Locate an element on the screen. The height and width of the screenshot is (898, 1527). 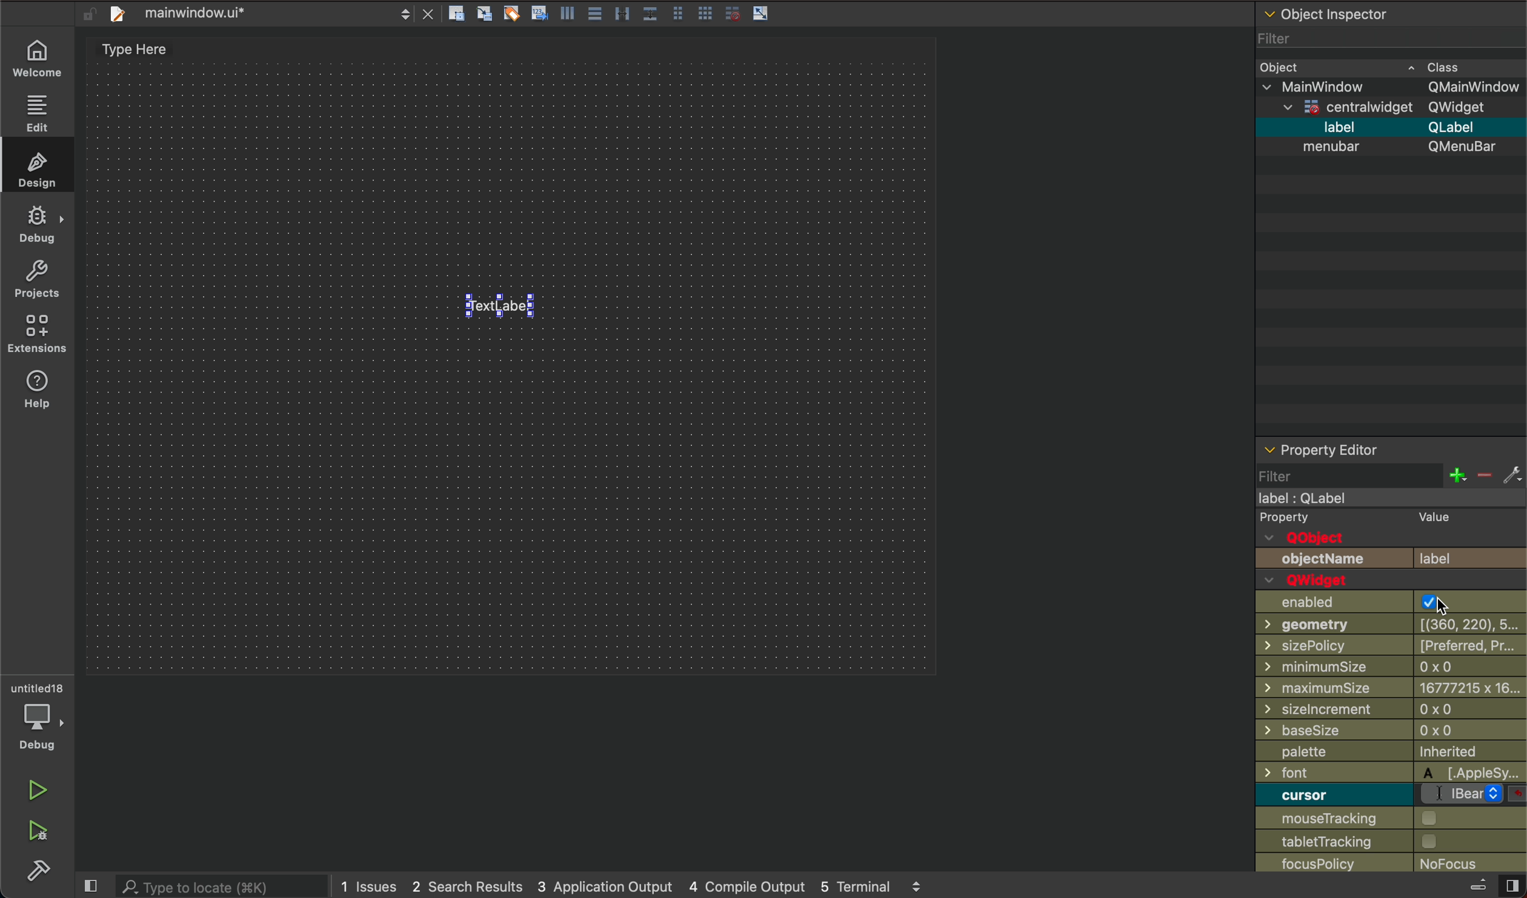
geometry is located at coordinates (1329, 623).